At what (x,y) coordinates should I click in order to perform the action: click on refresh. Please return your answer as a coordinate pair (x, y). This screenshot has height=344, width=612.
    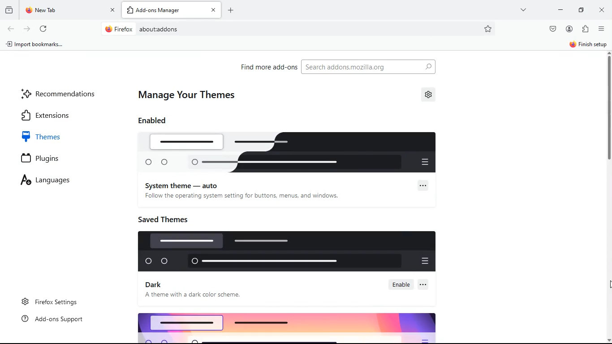
    Looking at the image, I should click on (44, 30).